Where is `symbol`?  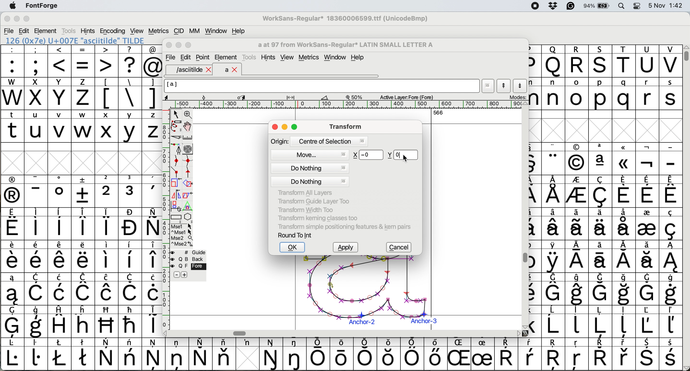 symbol is located at coordinates (200, 354).